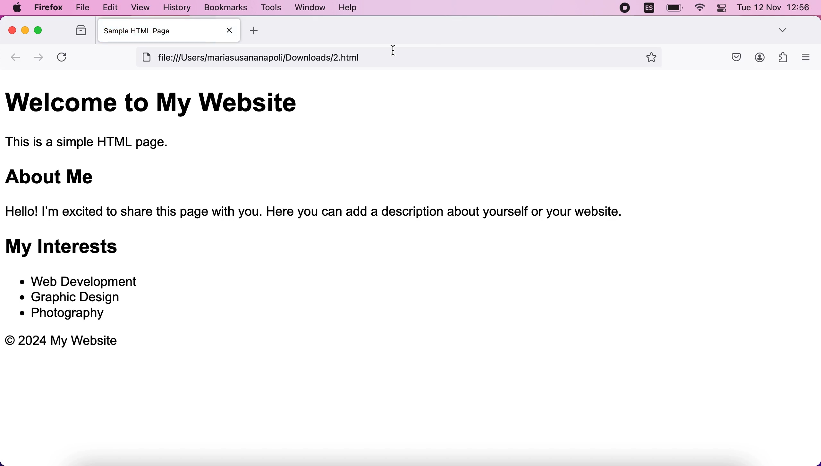 Image resolution: width=821 pixels, height=466 pixels. I want to click on firefox, so click(49, 7).